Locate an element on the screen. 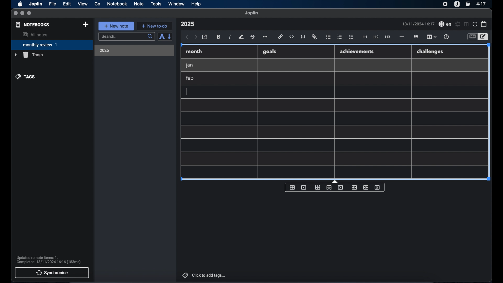  inline code is located at coordinates (292, 37).